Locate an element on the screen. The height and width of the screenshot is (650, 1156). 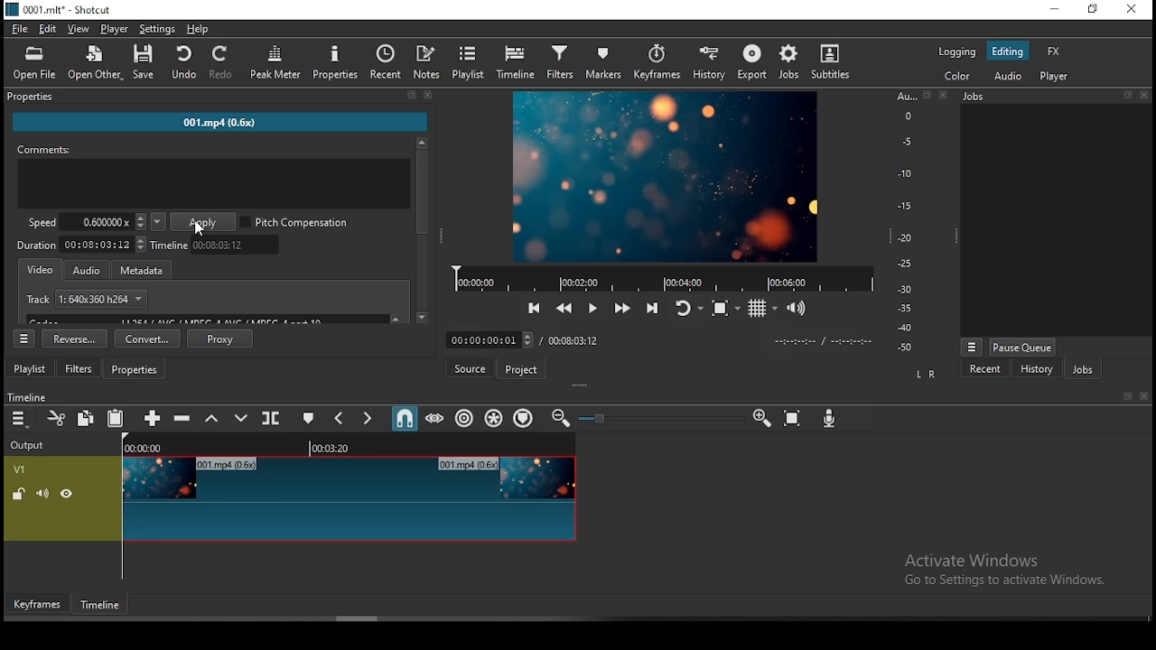
zoom in or zoom out slider is located at coordinates (657, 417).